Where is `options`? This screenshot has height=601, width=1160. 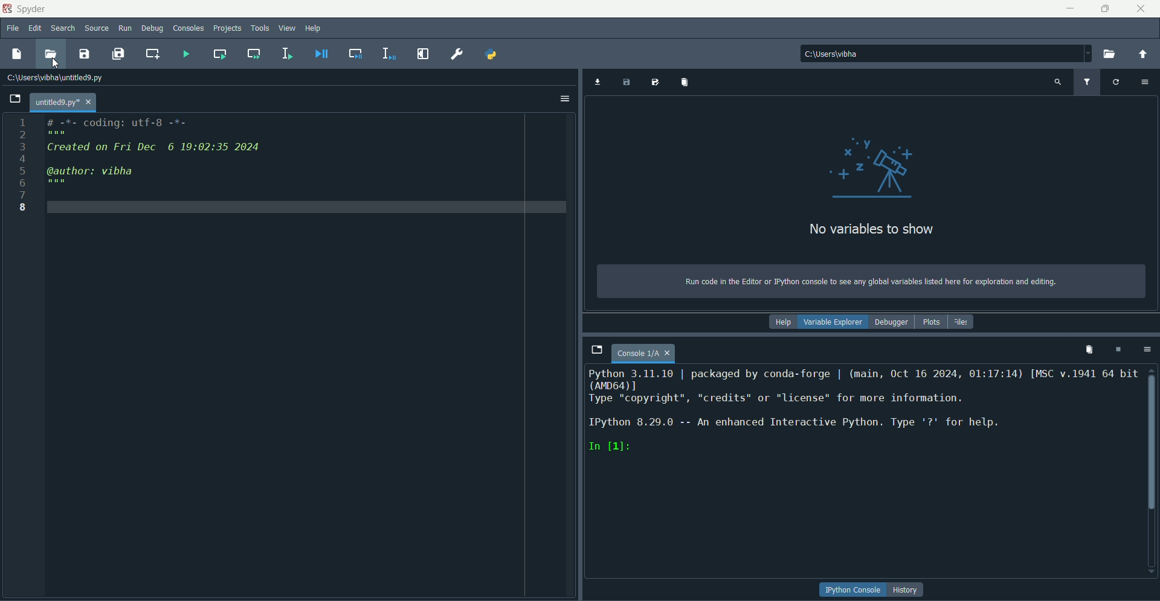
options is located at coordinates (1150, 350).